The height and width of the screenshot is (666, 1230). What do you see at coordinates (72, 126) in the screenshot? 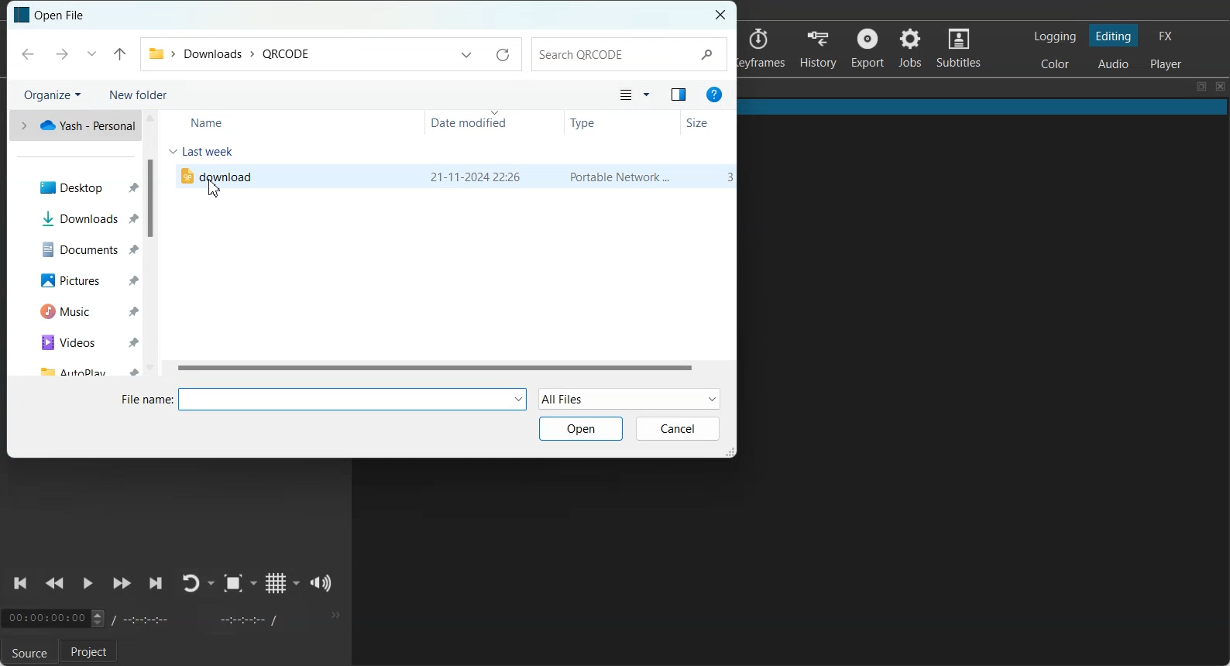
I see `Yash-Personal One drive` at bounding box center [72, 126].